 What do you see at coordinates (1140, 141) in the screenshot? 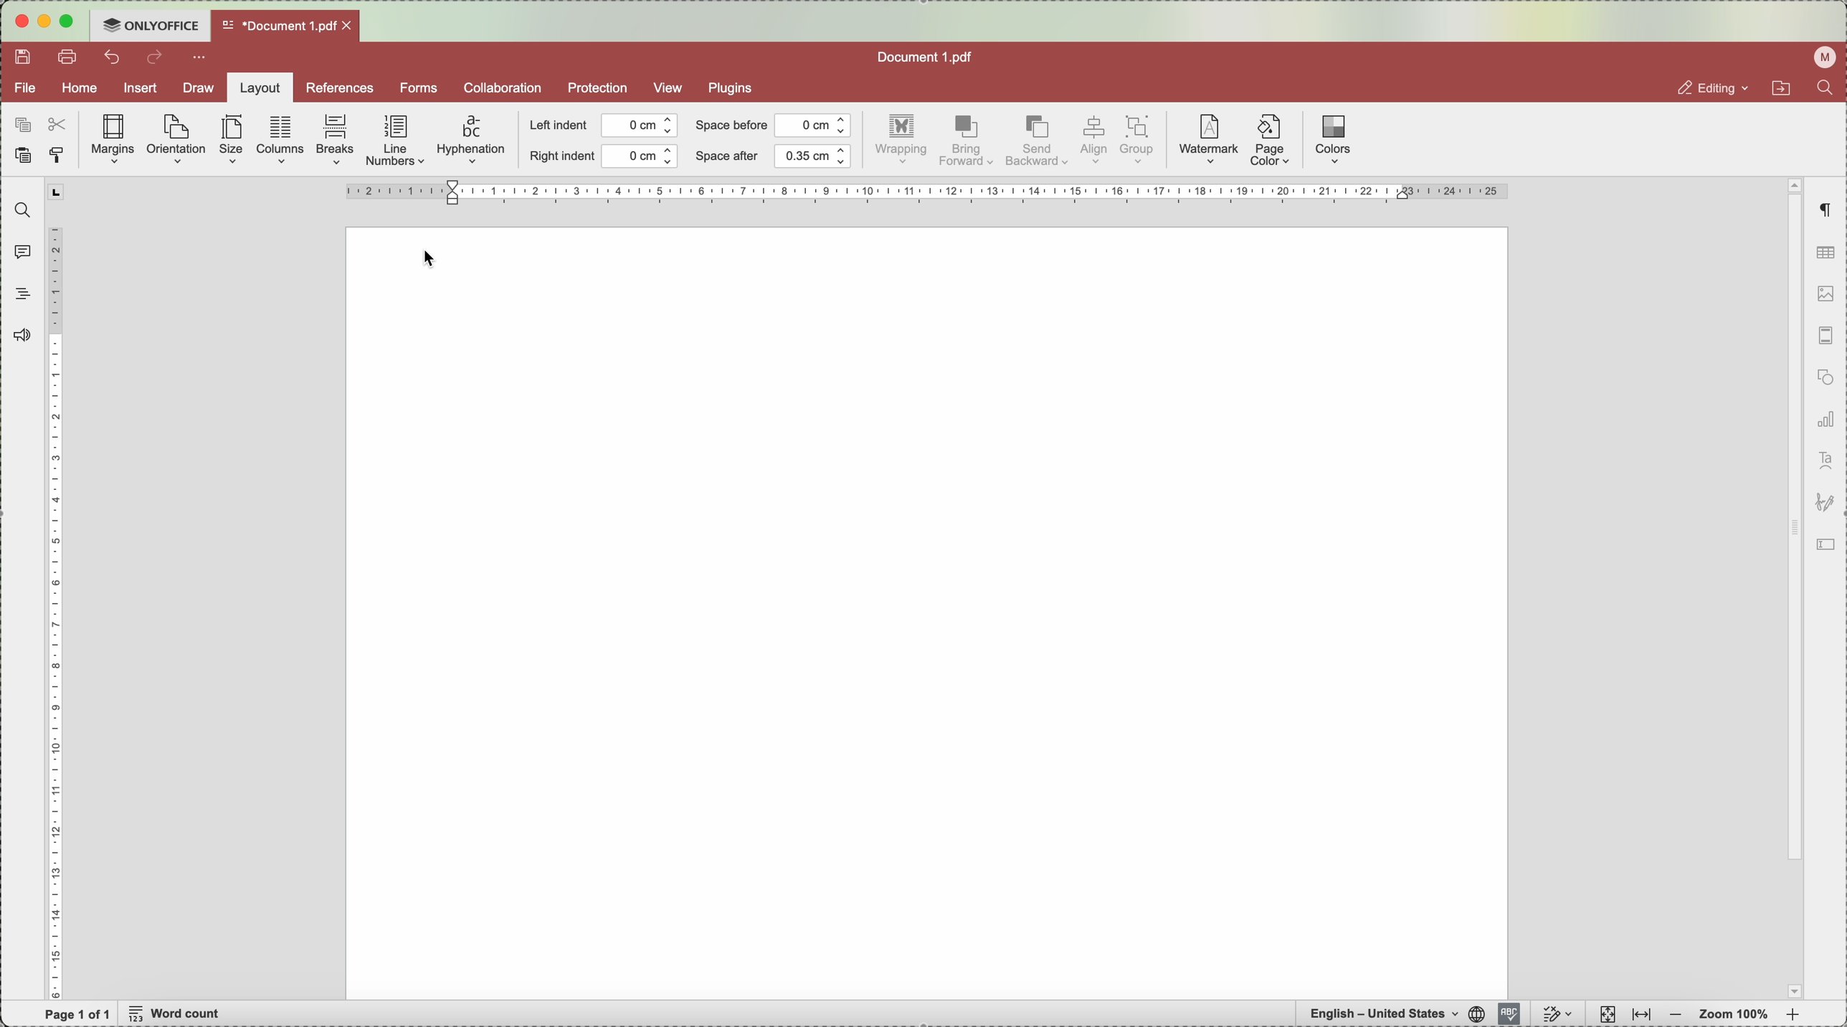
I see `group` at bounding box center [1140, 141].